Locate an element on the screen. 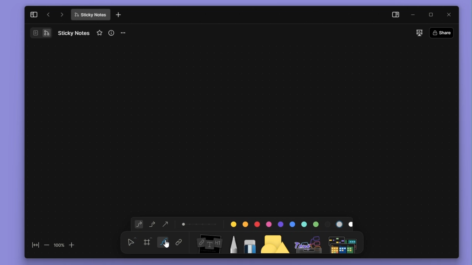  note is located at coordinates (208, 243).